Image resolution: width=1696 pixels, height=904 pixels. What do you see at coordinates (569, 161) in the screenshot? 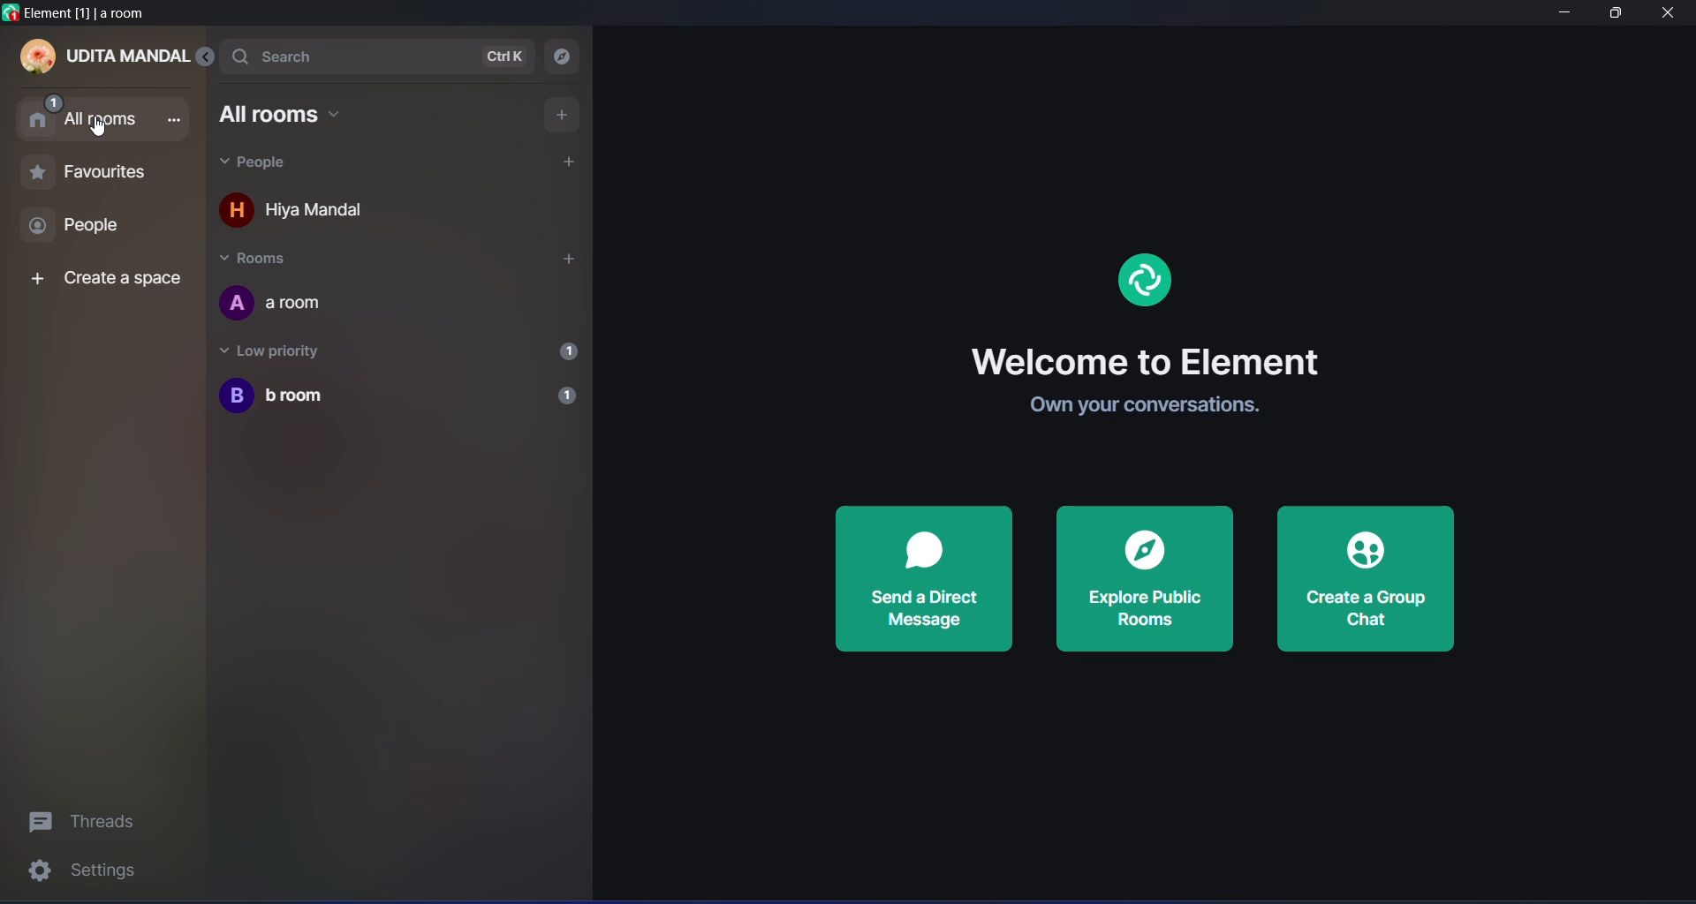
I see `add people` at bounding box center [569, 161].